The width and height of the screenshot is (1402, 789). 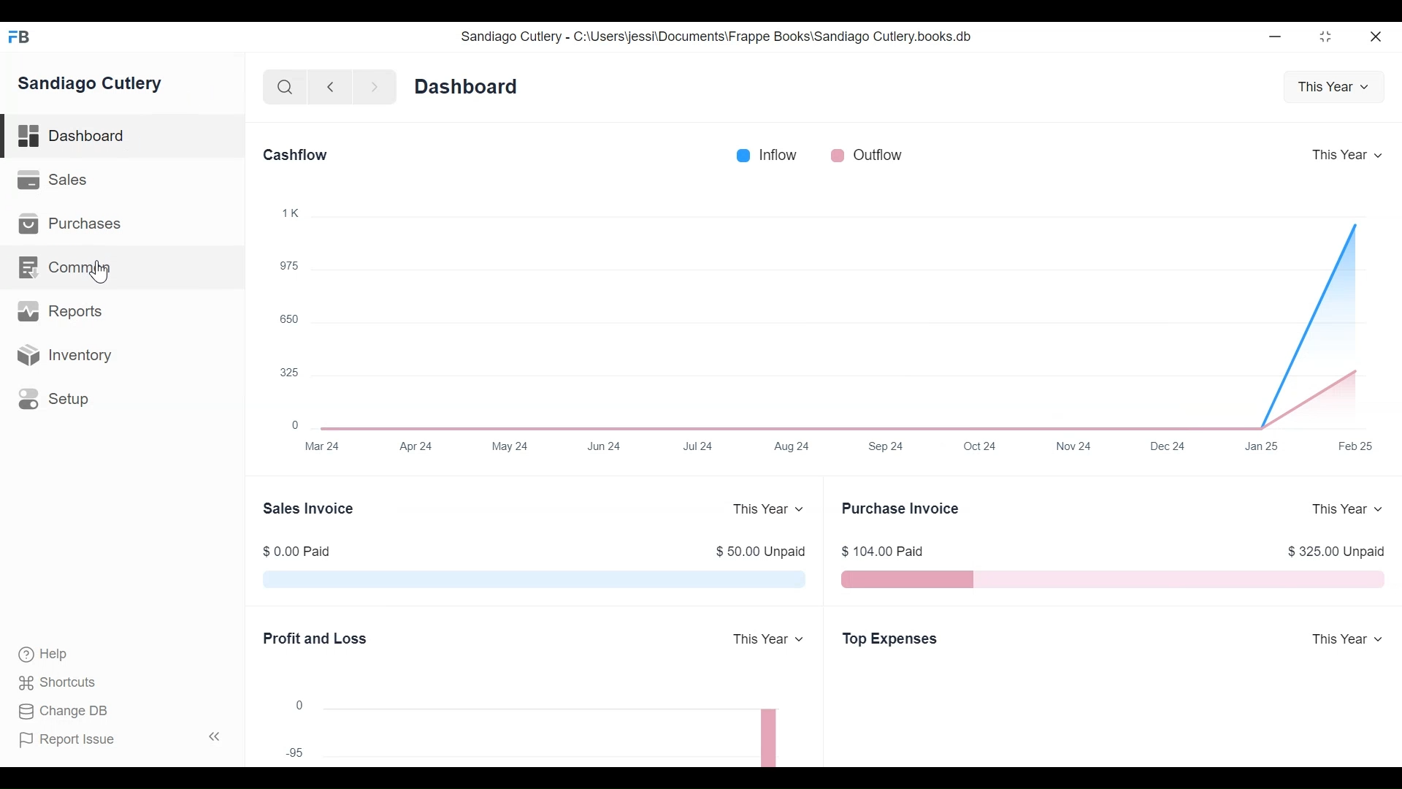 What do you see at coordinates (53, 179) in the screenshot?
I see `Sales` at bounding box center [53, 179].